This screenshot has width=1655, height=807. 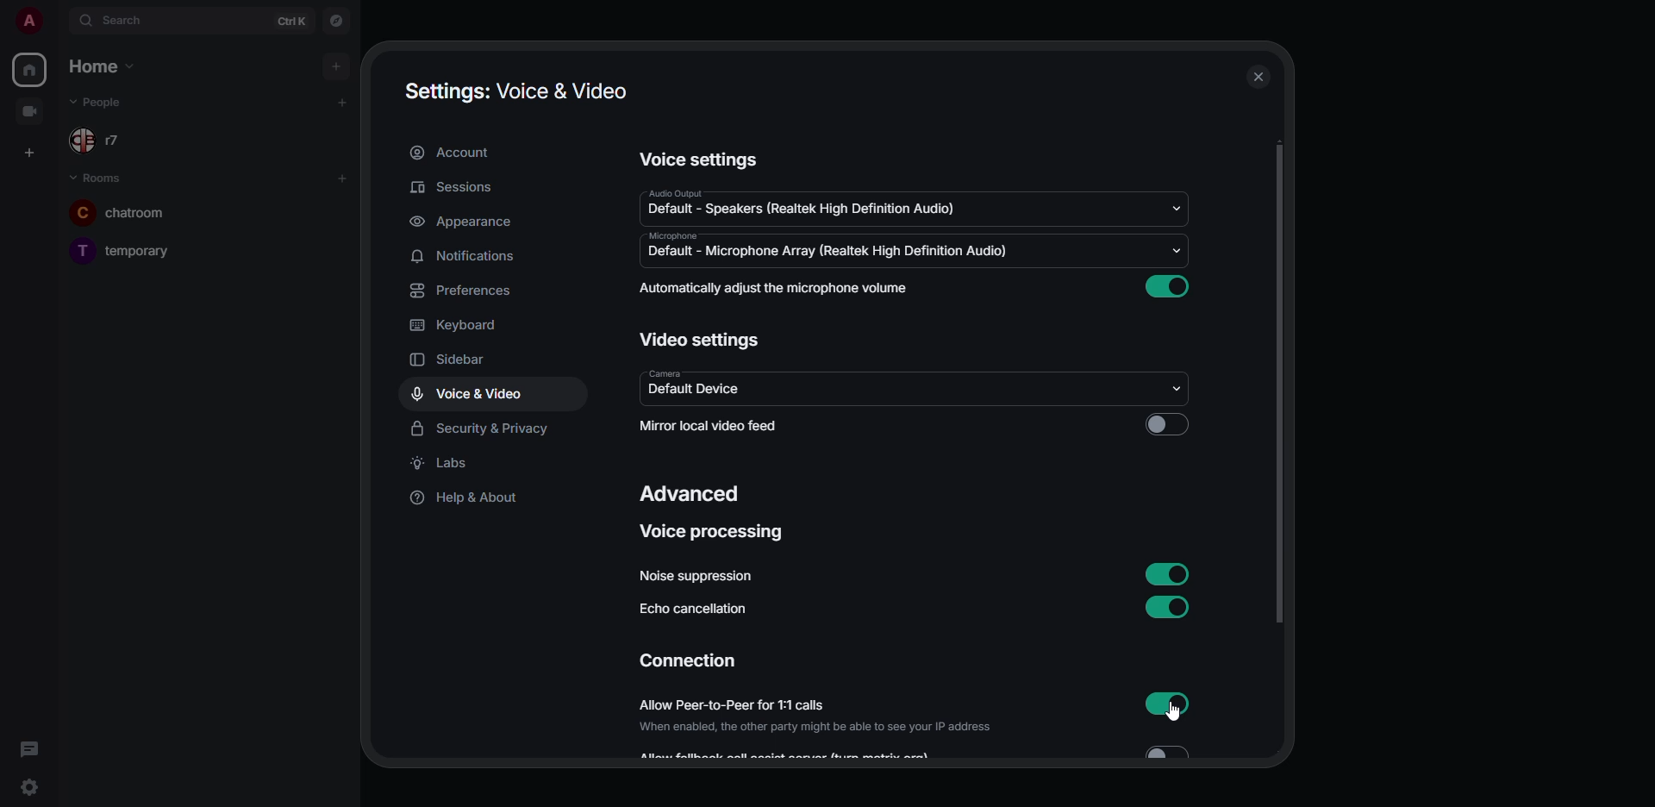 I want to click on close, so click(x=1258, y=77).